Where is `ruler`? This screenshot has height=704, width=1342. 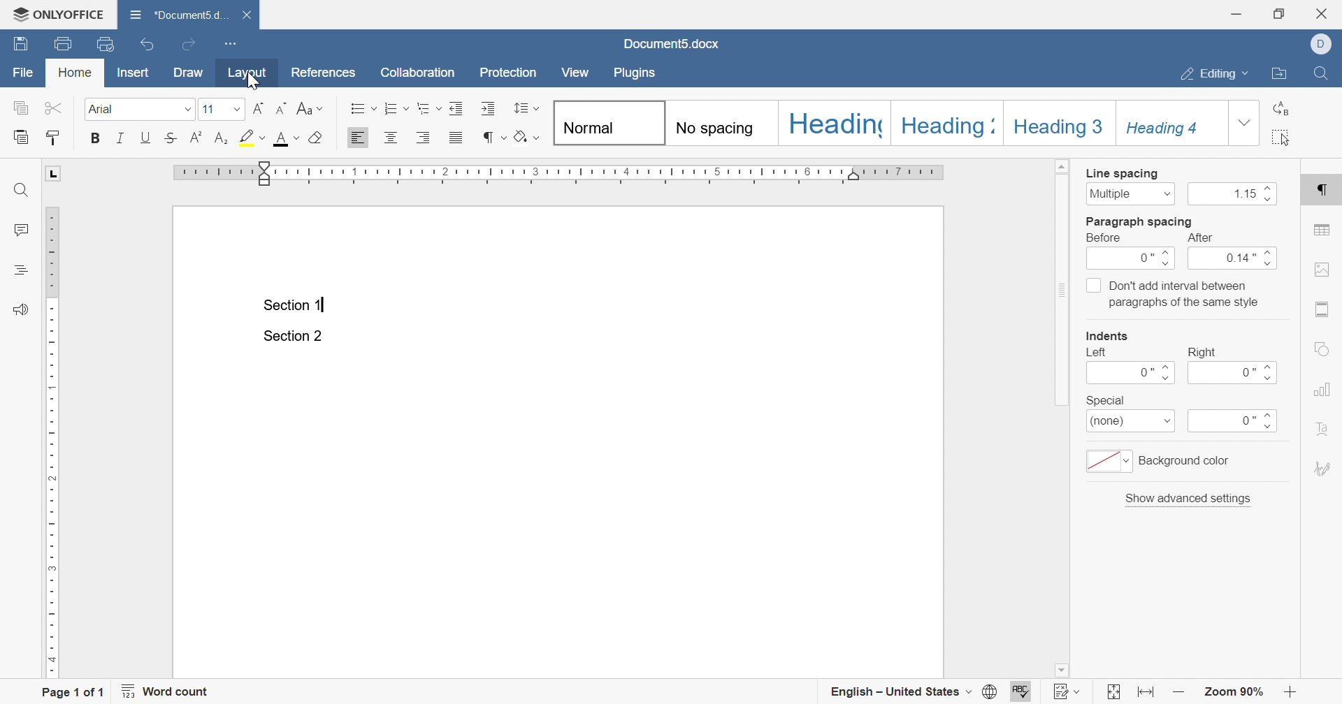
ruler is located at coordinates (53, 443).